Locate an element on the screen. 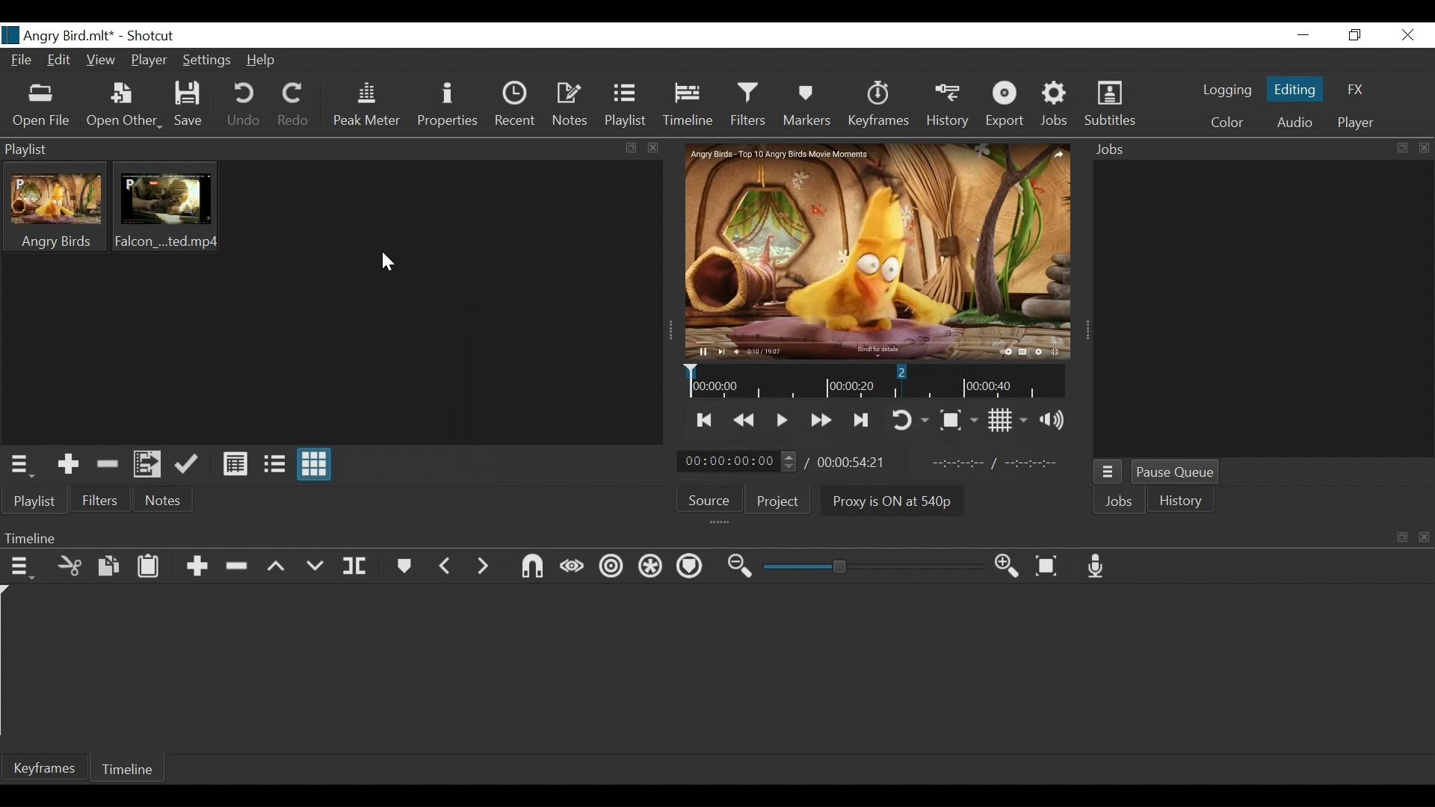  Close is located at coordinates (1407, 34).